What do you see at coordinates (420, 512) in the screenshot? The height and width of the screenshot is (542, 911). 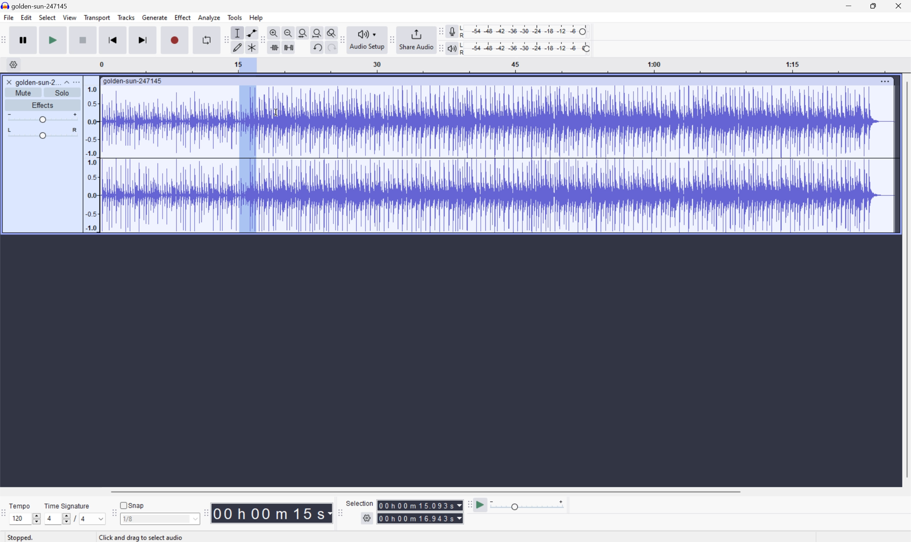 I see `Selection` at bounding box center [420, 512].